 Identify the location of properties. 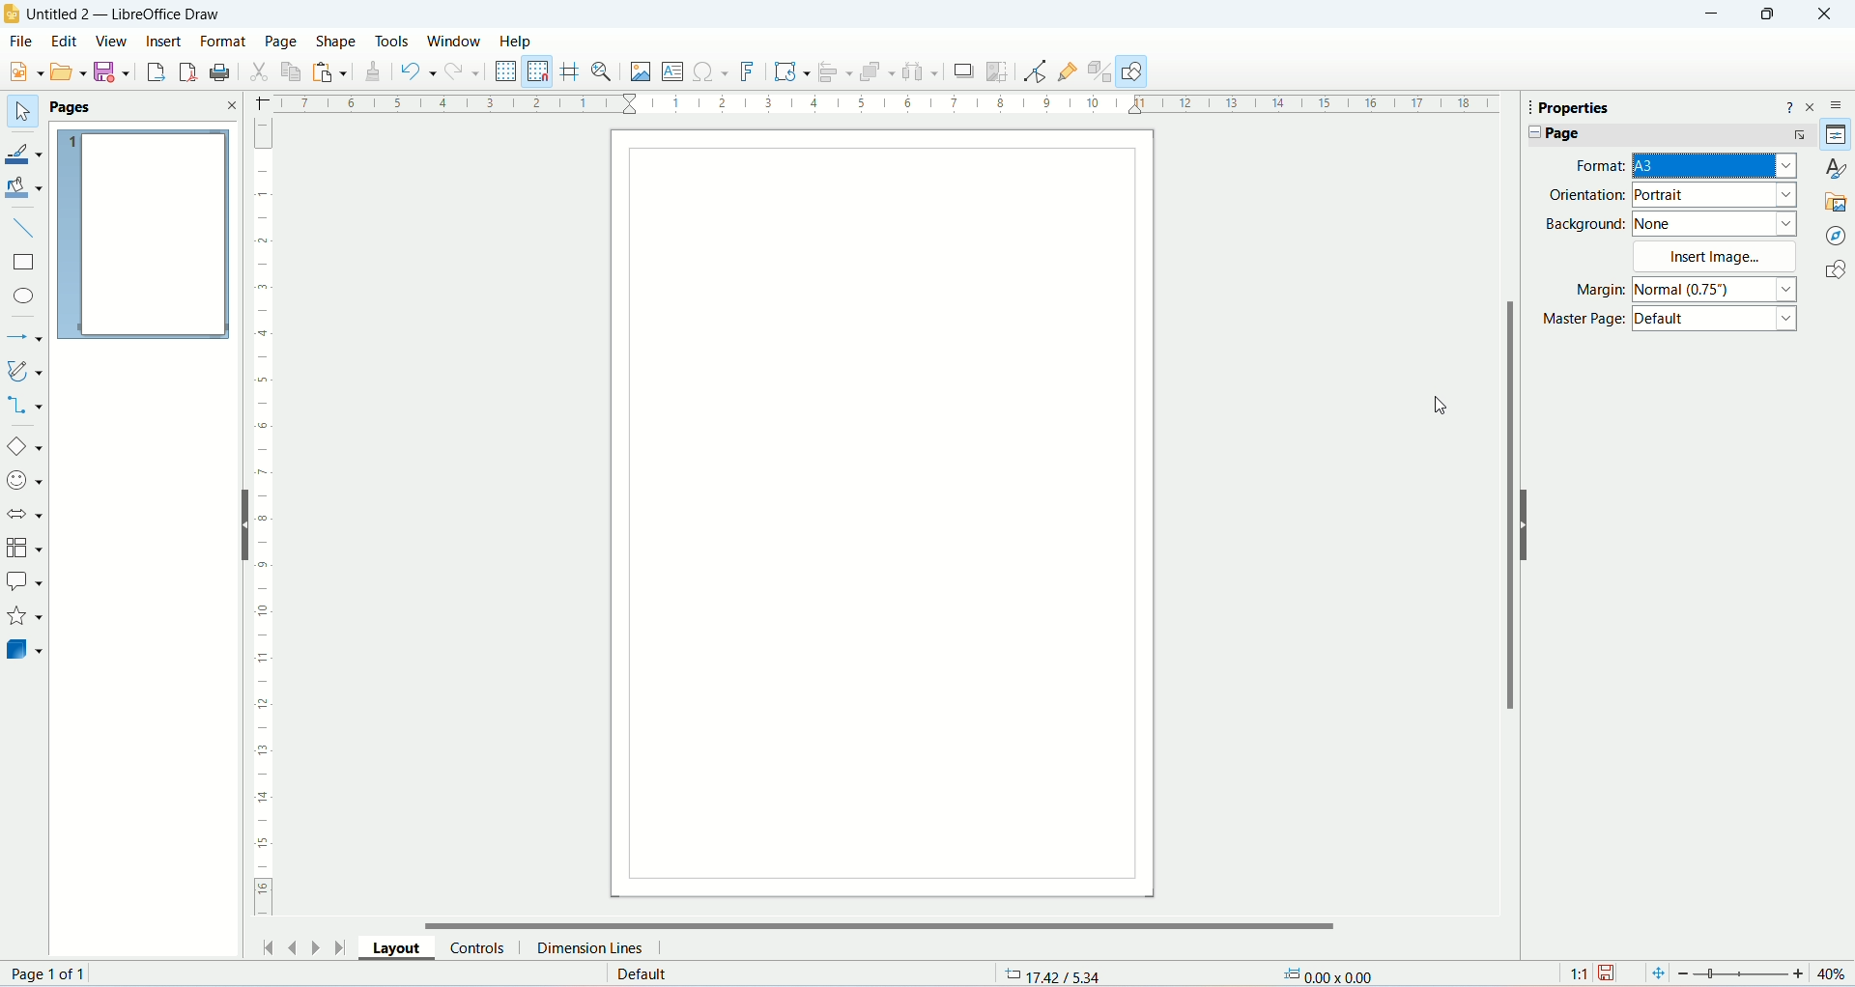
(1836, 132).